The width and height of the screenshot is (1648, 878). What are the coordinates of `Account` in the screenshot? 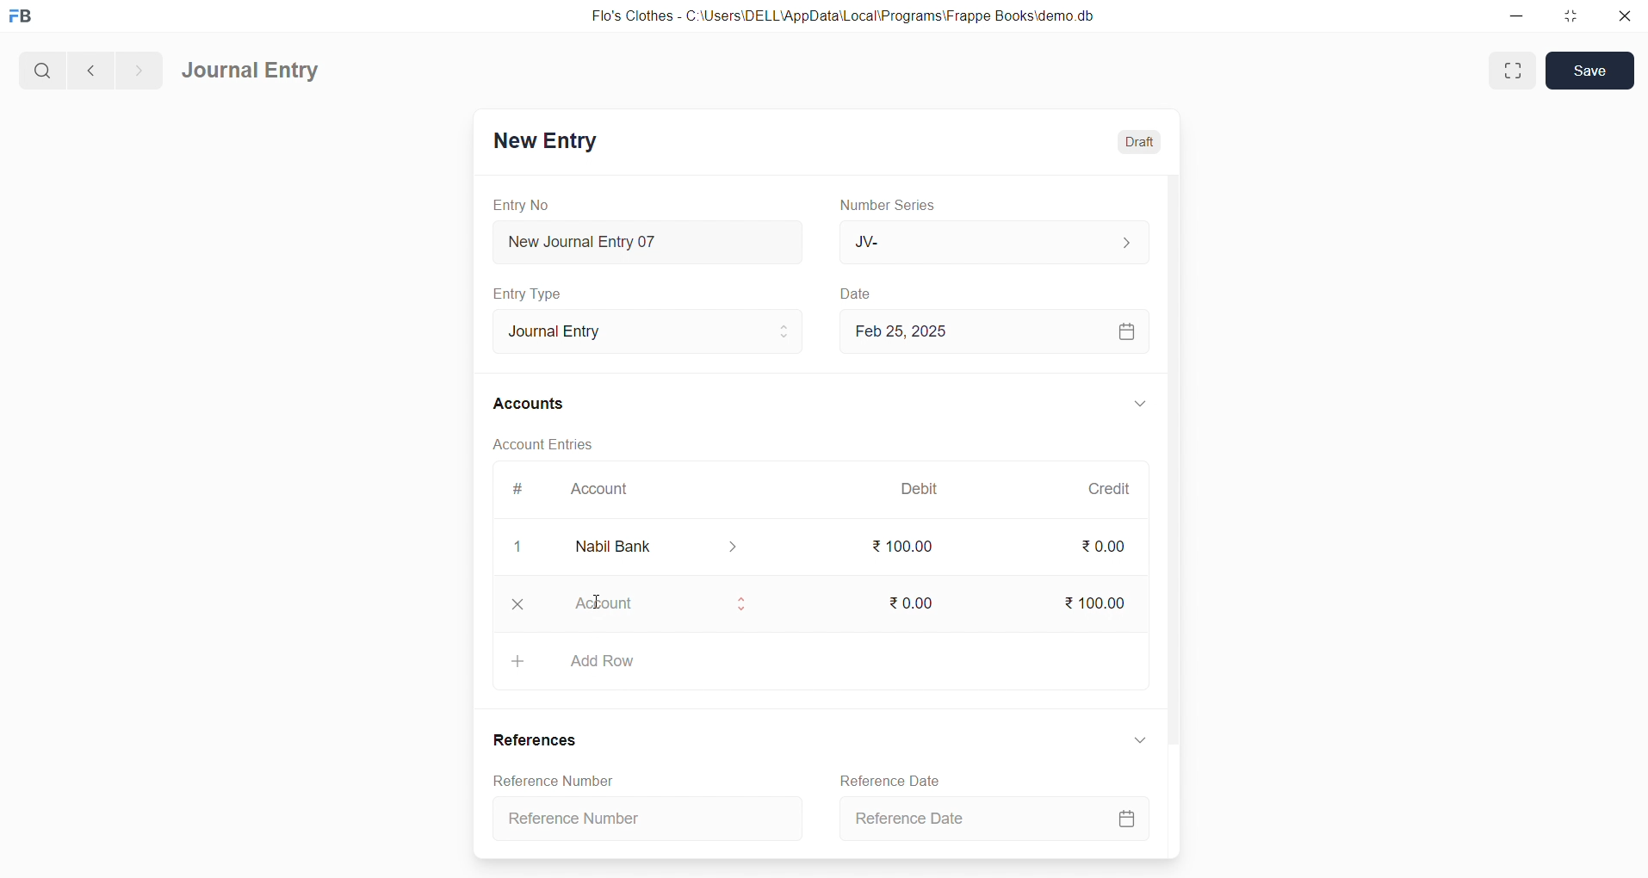 It's located at (603, 491).